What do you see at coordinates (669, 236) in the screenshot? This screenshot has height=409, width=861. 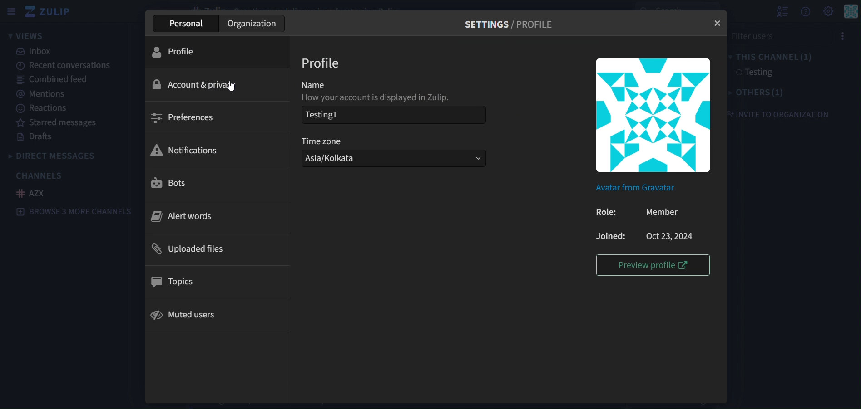 I see `Oct23,2024` at bounding box center [669, 236].